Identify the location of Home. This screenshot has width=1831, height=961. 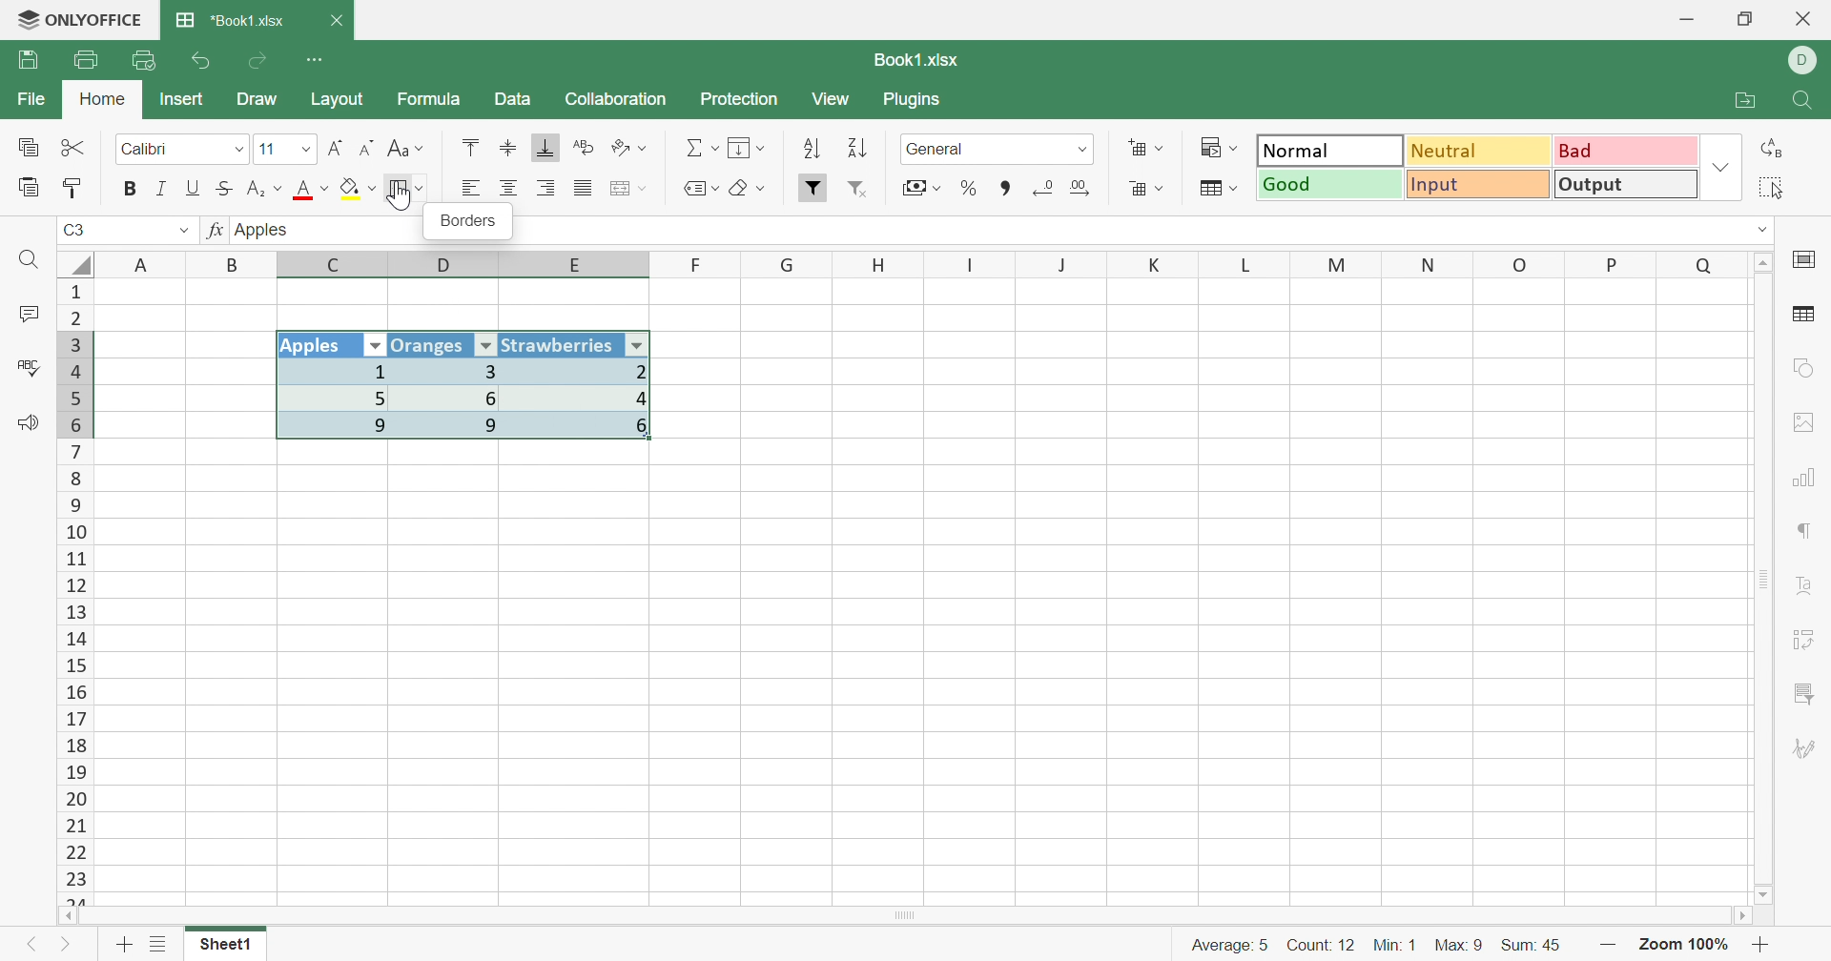
(102, 100).